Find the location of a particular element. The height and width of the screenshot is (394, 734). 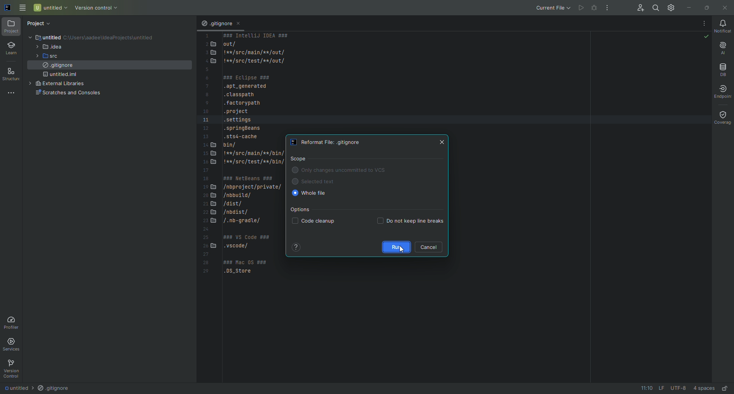

Main Menu is located at coordinates (23, 8).